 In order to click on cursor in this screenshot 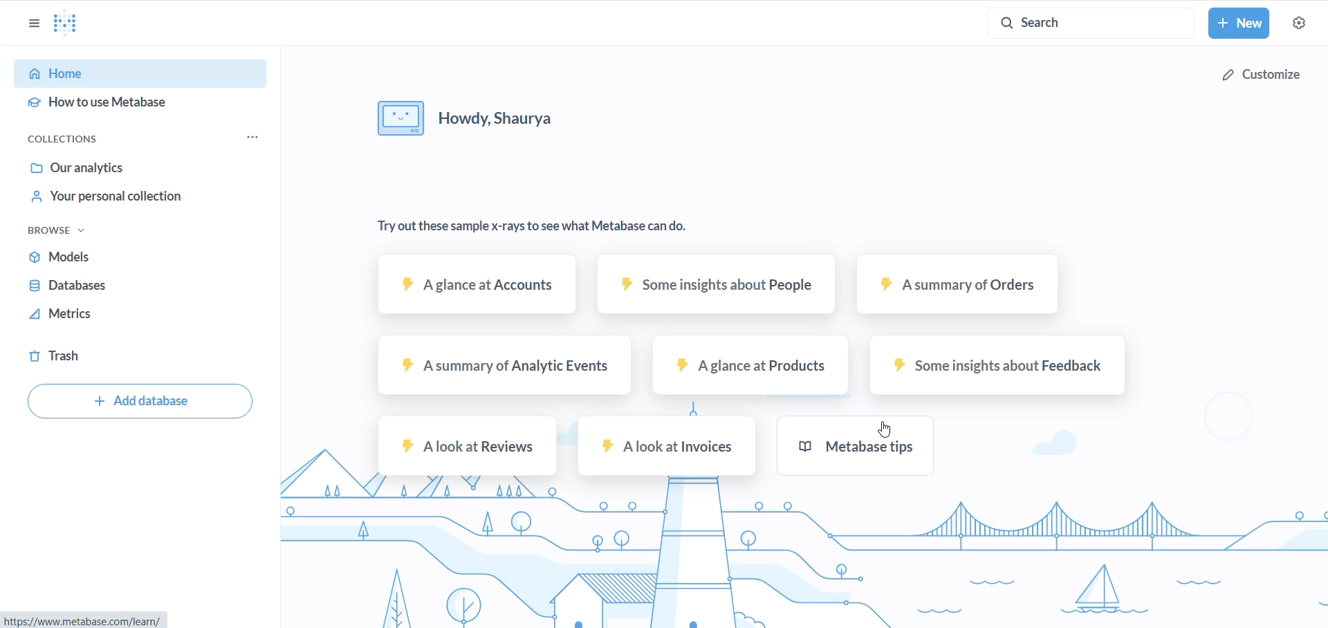, I will do `click(882, 427)`.